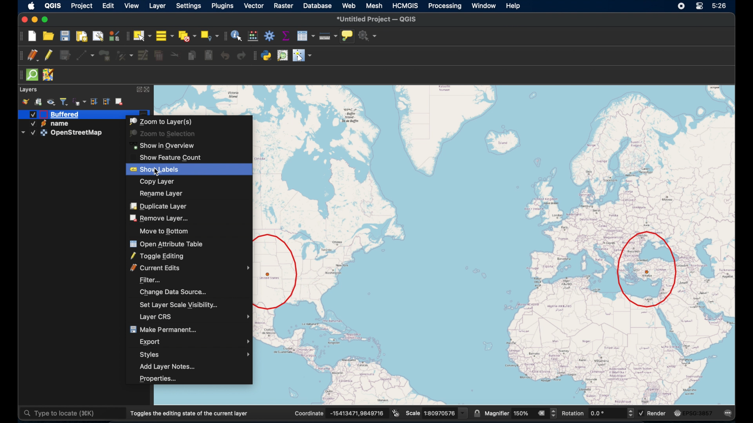  I want to click on increase or decrease magnifier value, so click(554, 413).